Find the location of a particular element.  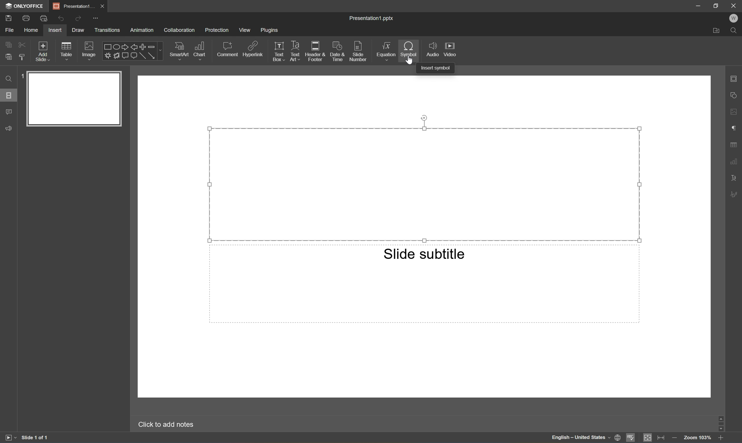

Cut is located at coordinates (21, 44).